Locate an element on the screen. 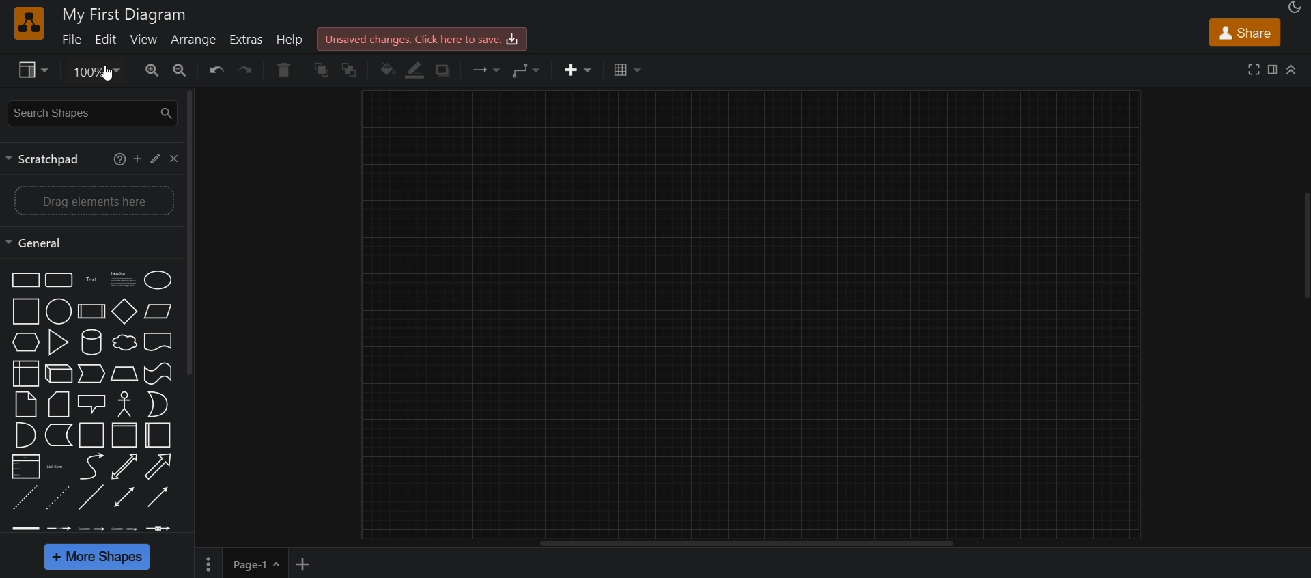 Image resolution: width=1311 pixels, height=578 pixels. format is located at coordinates (1272, 70).